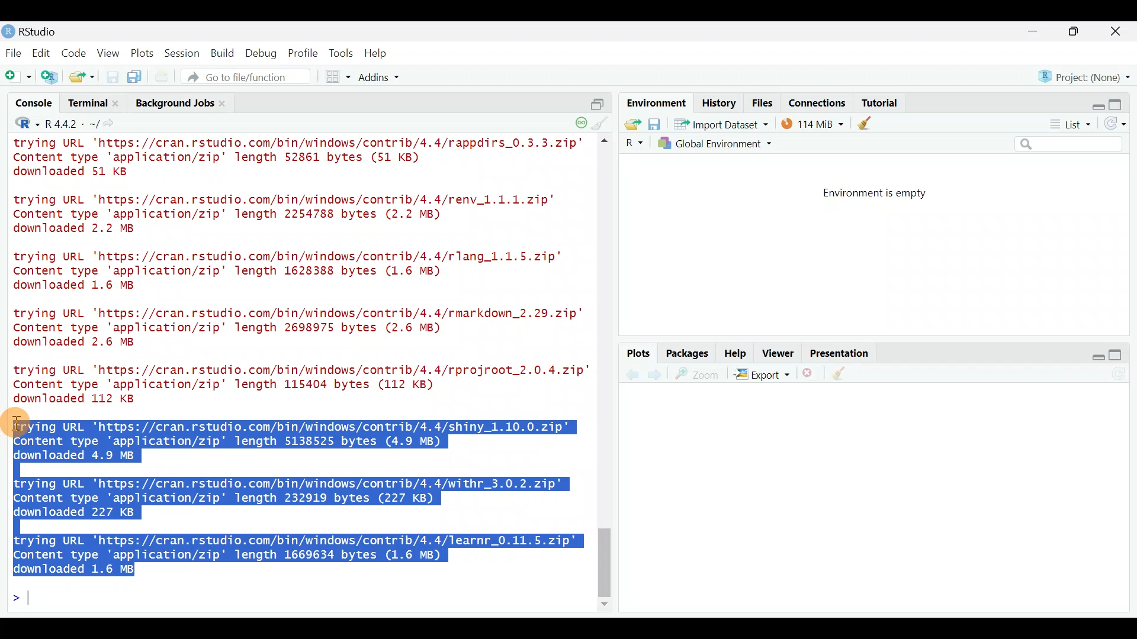 Image resolution: width=1137 pixels, height=639 pixels. What do you see at coordinates (1077, 31) in the screenshot?
I see `maximize` at bounding box center [1077, 31].